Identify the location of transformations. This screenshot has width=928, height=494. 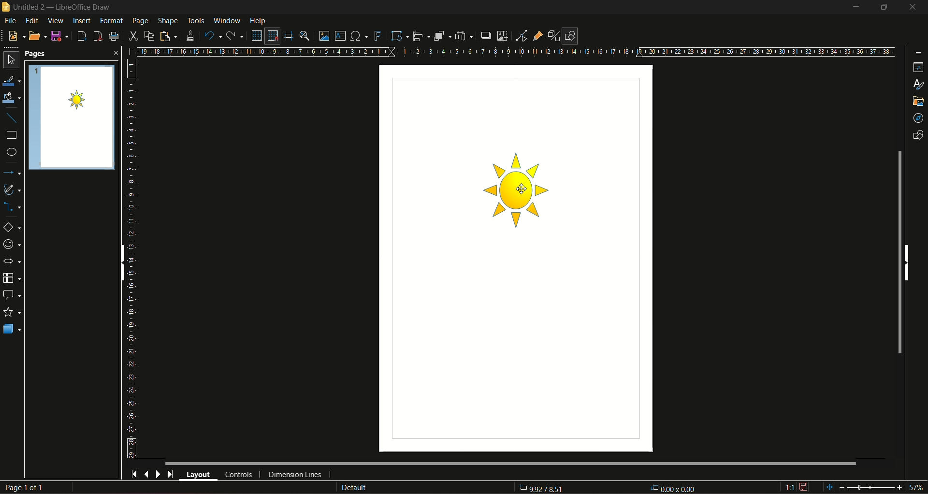
(398, 36).